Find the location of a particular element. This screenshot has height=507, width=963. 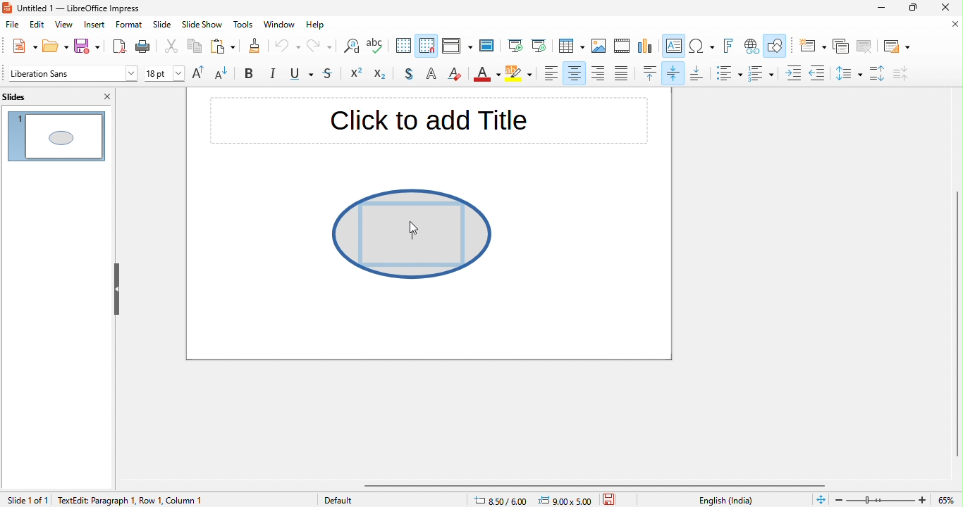

slides is located at coordinates (27, 96).